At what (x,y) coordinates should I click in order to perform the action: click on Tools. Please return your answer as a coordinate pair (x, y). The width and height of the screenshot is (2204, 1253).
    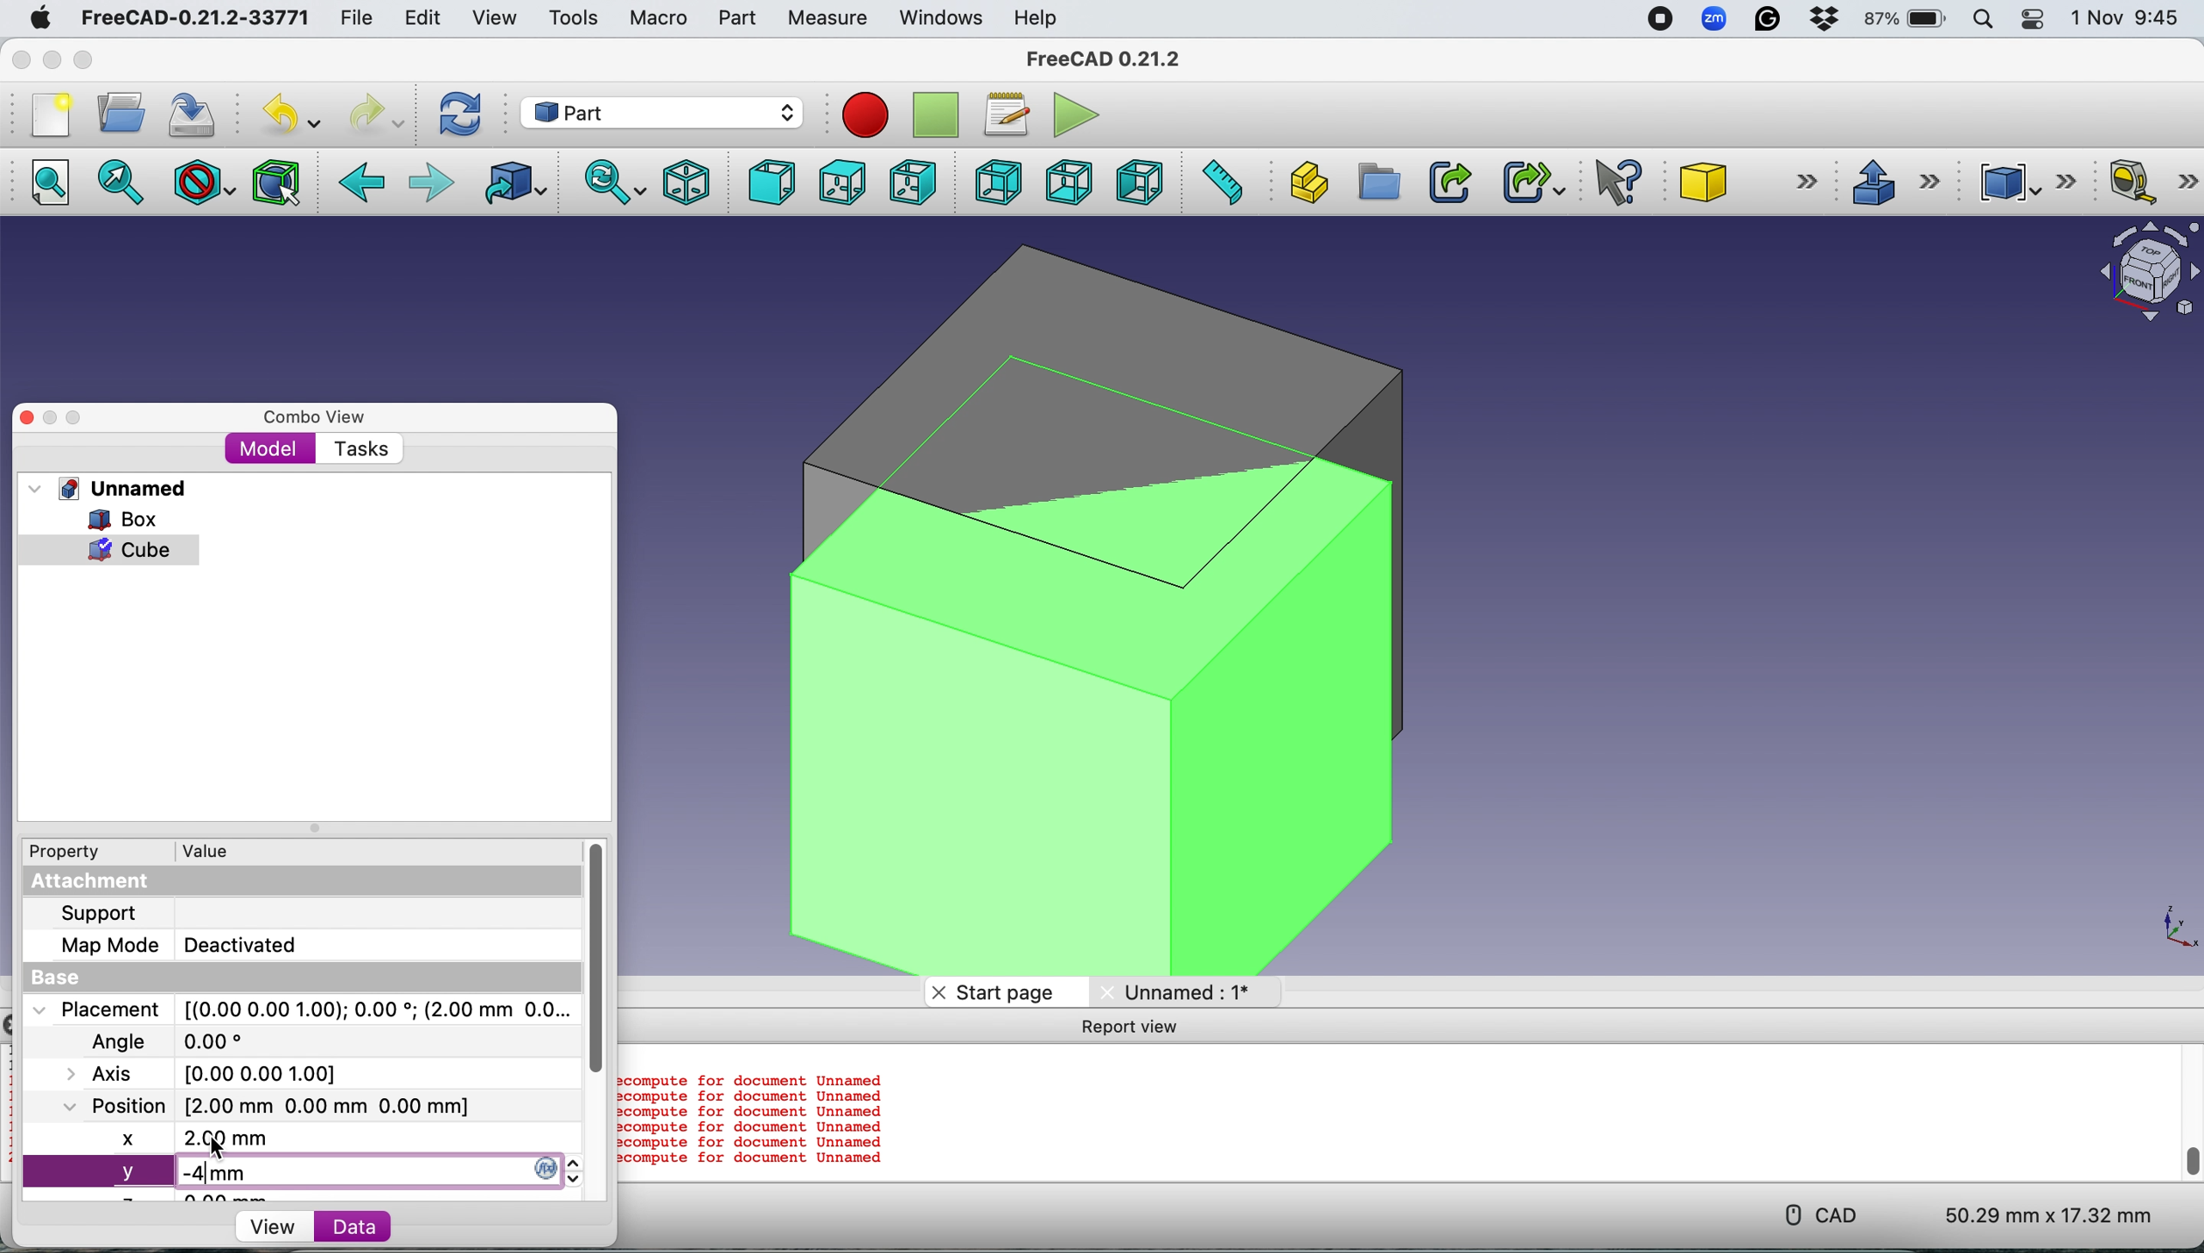
    Looking at the image, I should click on (572, 16).